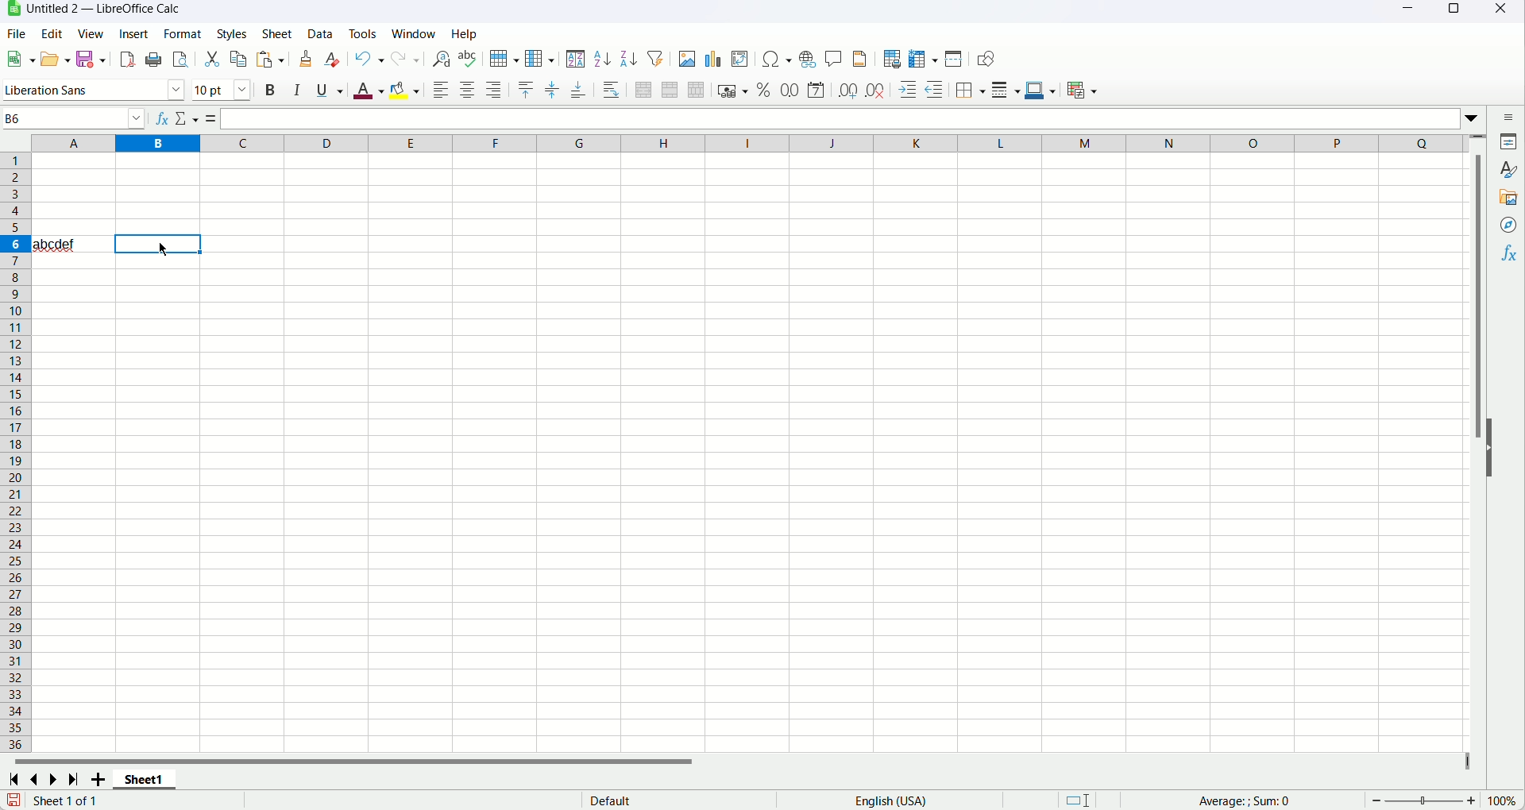  Describe the element at coordinates (334, 60) in the screenshot. I see `clear formatting` at that location.